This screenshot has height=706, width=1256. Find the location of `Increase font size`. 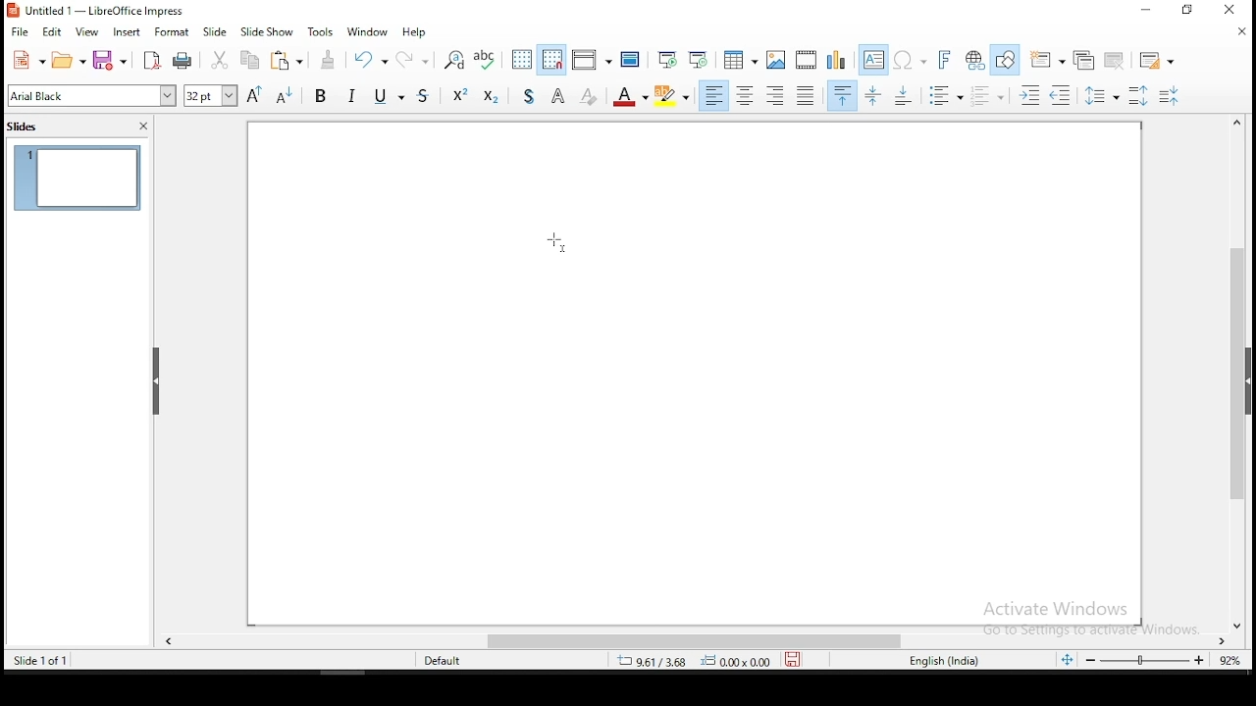

Increase font size is located at coordinates (253, 95).